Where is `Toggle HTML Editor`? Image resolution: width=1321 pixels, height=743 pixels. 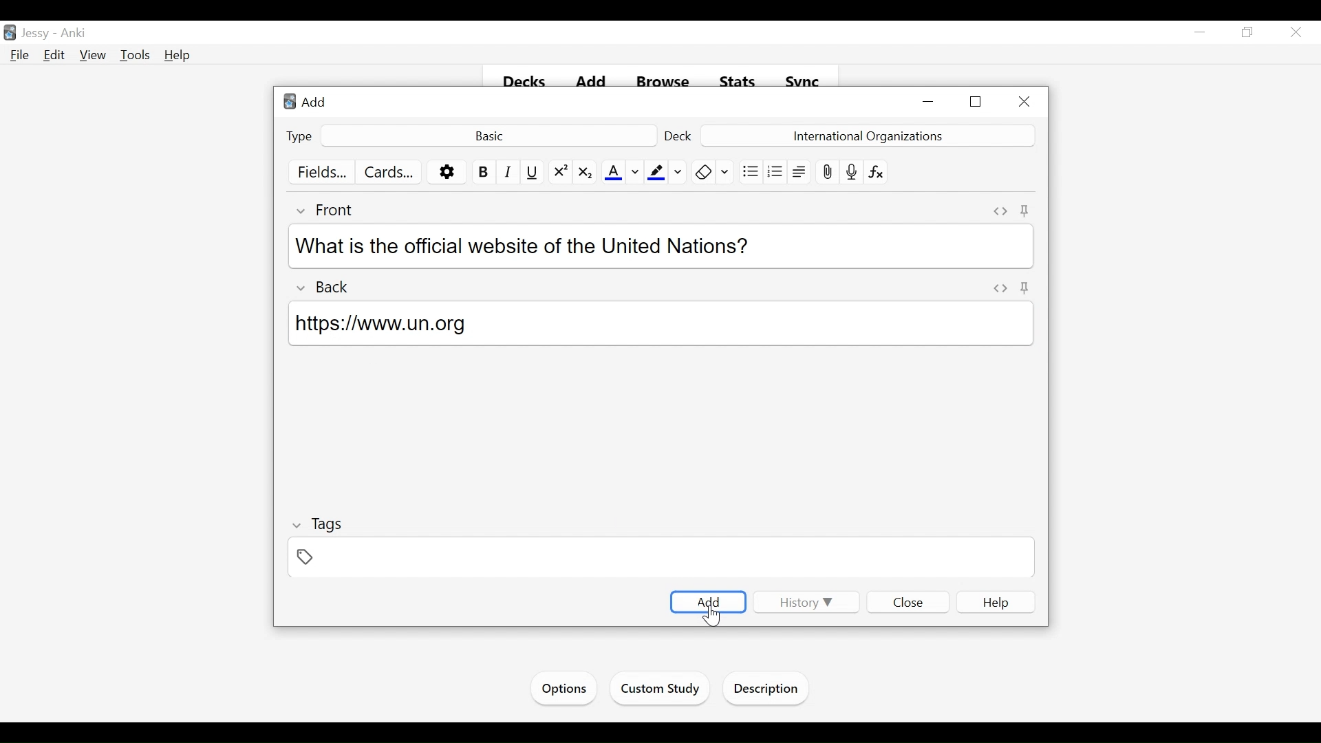
Toggle HTML Editor is located at coordinates (1000, 287).